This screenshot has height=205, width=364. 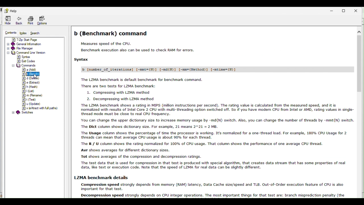 I want to click on exit, so click(x=27, y=61).